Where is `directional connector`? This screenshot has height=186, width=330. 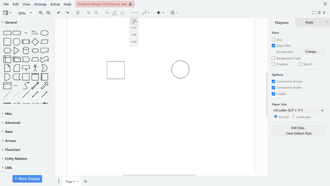
directional connector is located at coordinates (44, 94).